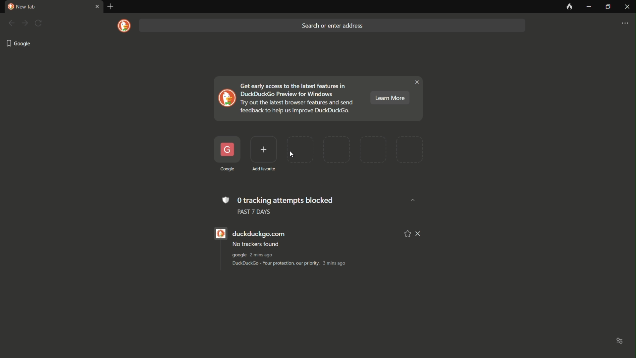 This screenshot has width=636, height=358. Describe the element at coordinates (11, 23) in the screenshot. I see `back` at that location.